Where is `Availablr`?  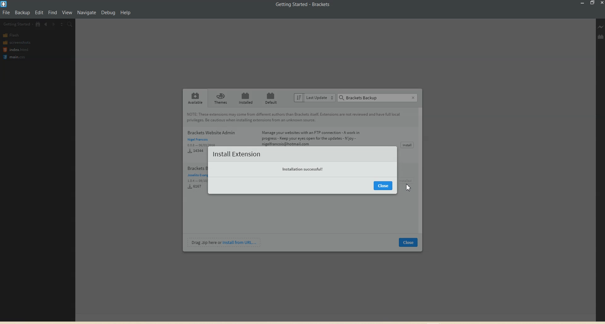 Availablr is located at coordinates (195, 98).